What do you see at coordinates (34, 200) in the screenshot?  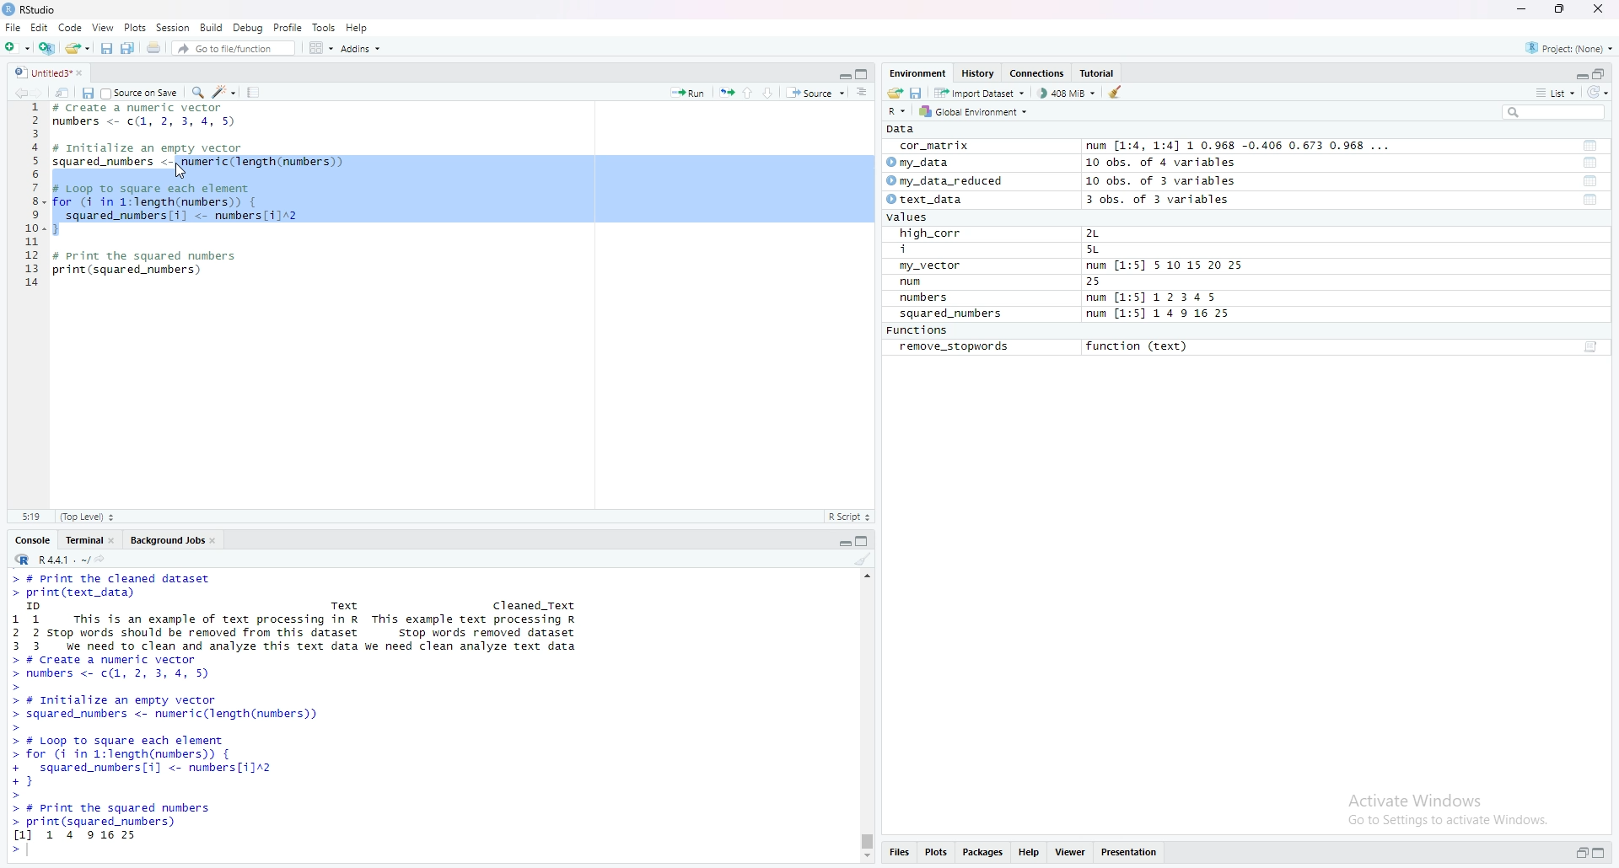 I see `line number` at bounding box center [34, 200].